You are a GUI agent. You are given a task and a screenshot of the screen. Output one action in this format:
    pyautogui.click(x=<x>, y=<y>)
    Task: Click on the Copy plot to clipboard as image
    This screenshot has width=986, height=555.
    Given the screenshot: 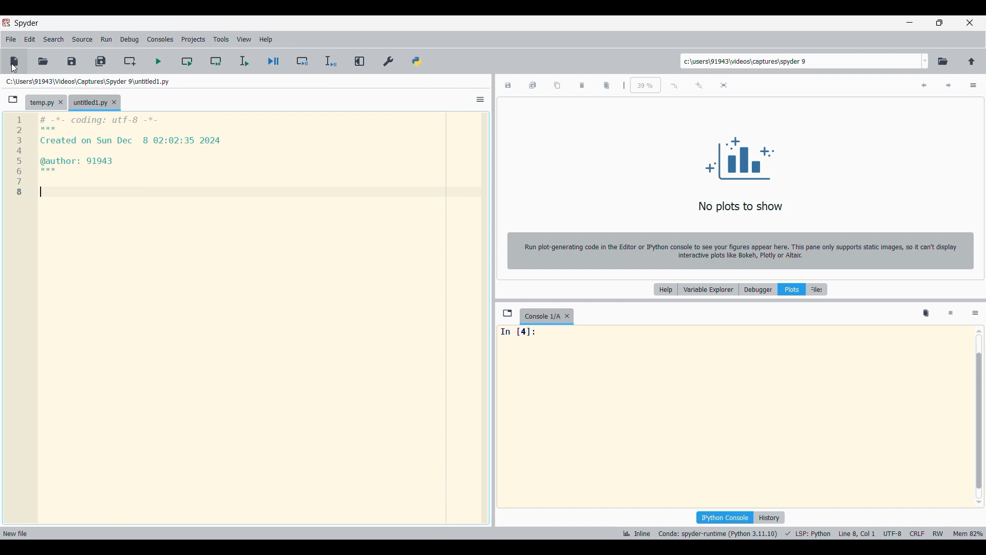 What is the action you would take?
    pyautogui.click(x=557, y=85)
    